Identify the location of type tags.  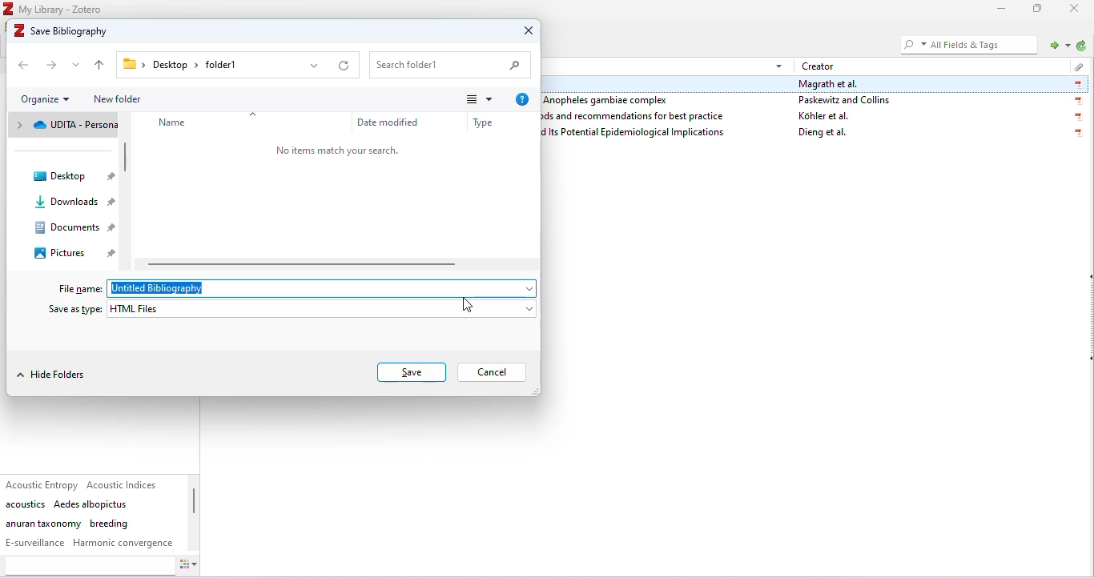
(89, 566).